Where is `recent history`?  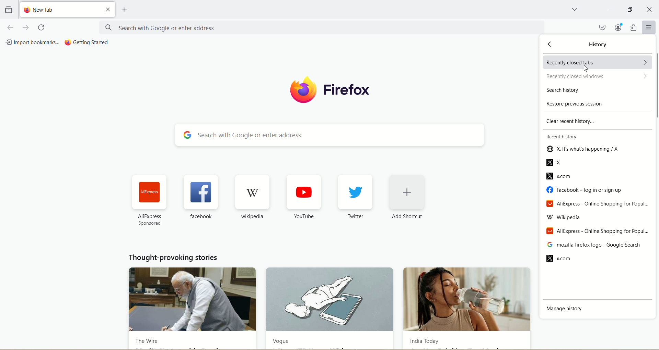
recent history is located at coordinates (571, 137).